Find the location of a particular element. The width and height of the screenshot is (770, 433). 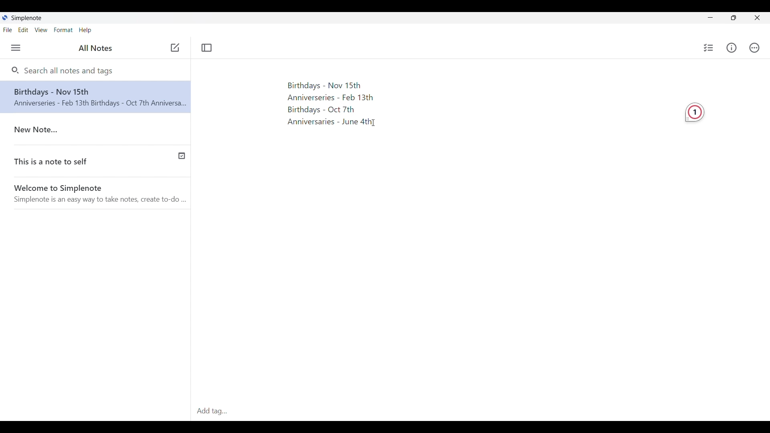

Toggle focus mode is located at coordinates (207, 48).